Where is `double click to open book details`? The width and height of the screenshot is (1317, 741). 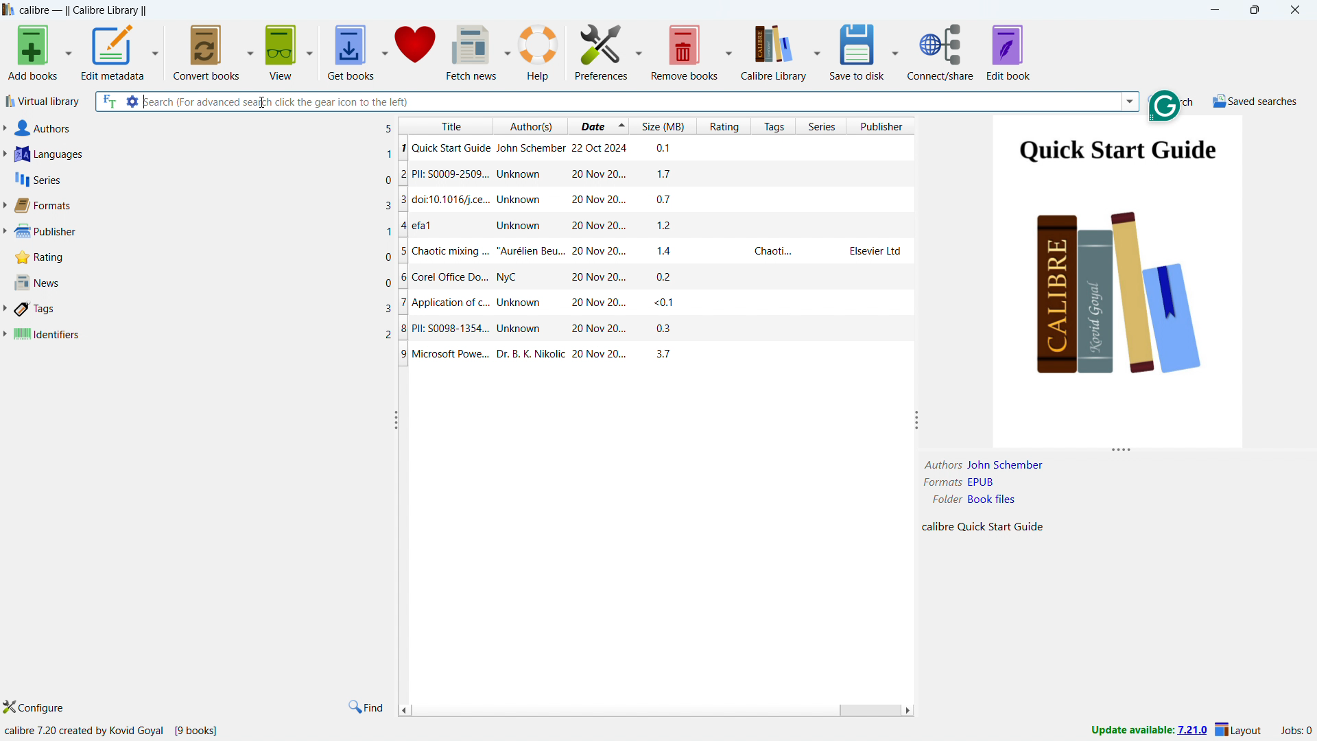 double click to open book details is located at coordinates (1121, 281).